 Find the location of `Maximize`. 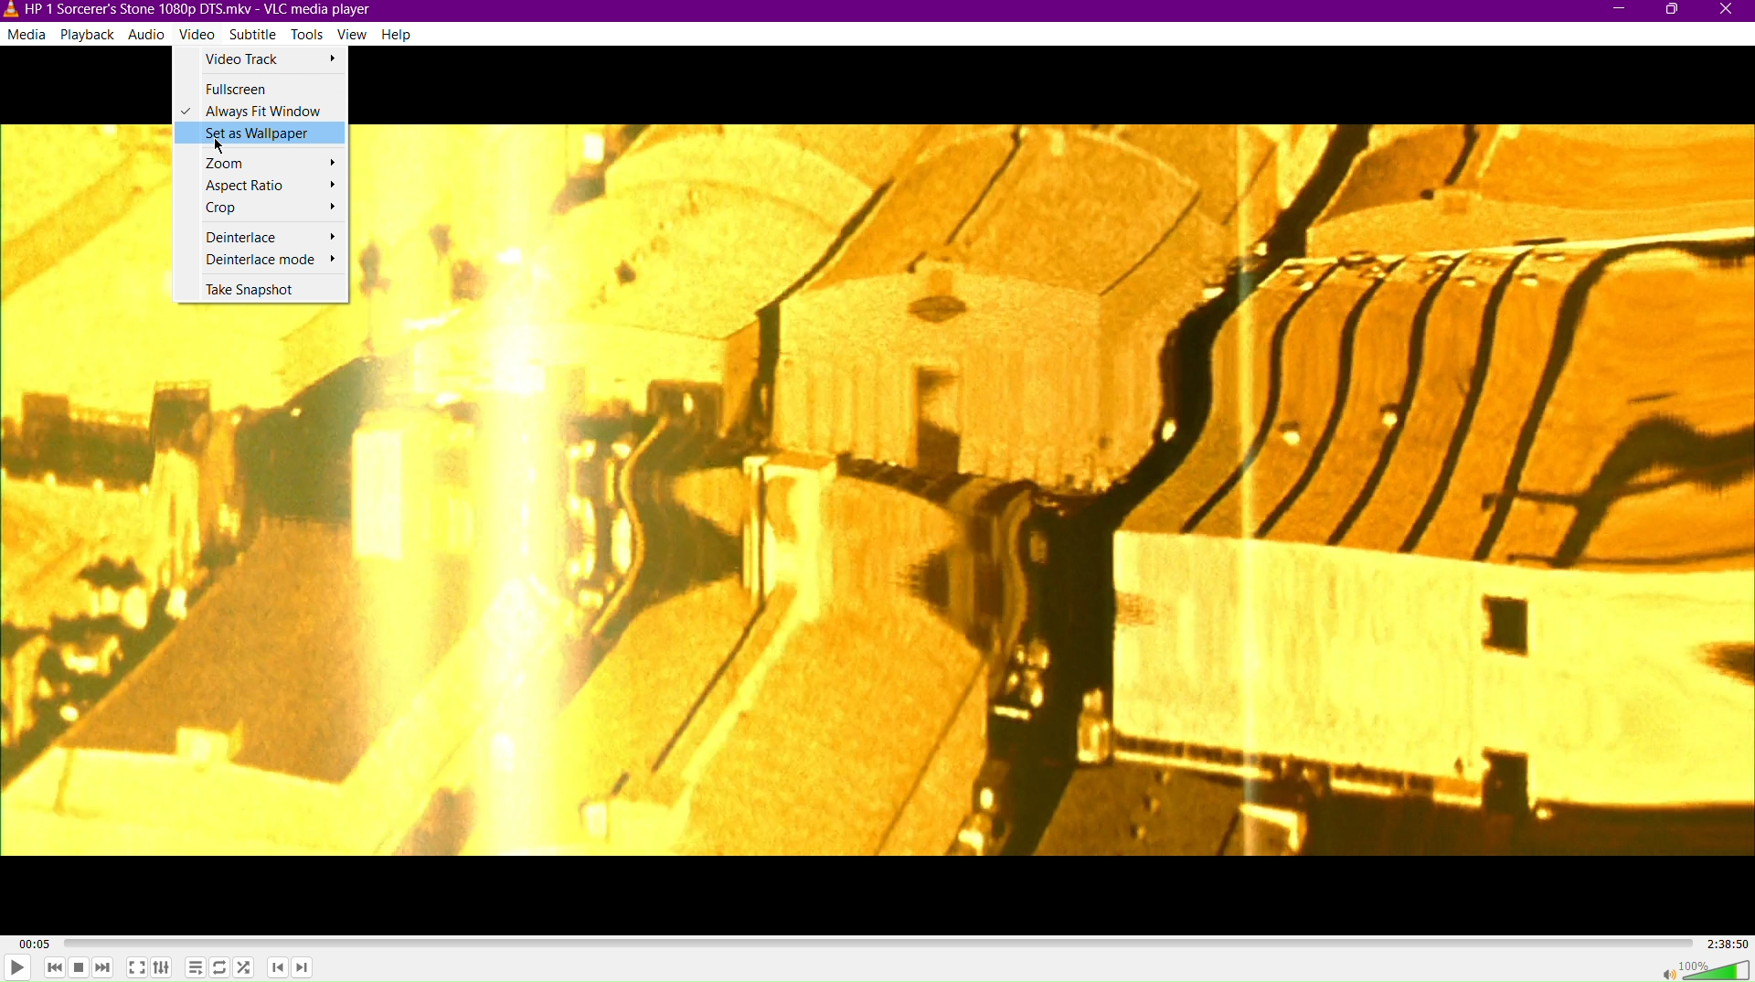

Maximize is located at coordinates (1671, 13).